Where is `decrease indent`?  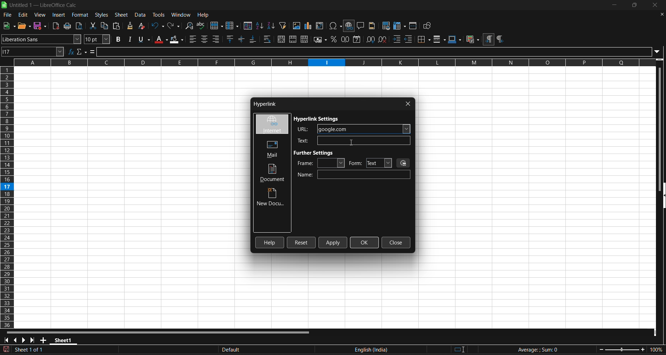
decrease indent is located at coordinates (409, 40).